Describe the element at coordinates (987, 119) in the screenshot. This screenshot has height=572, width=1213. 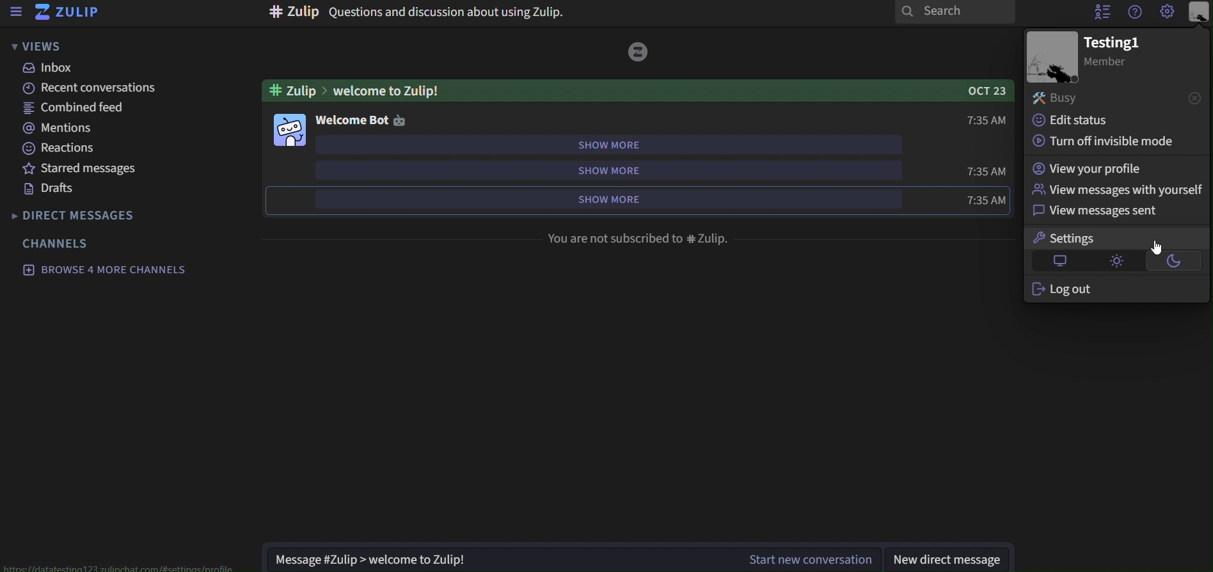
I see `7:35 AM` at that location.